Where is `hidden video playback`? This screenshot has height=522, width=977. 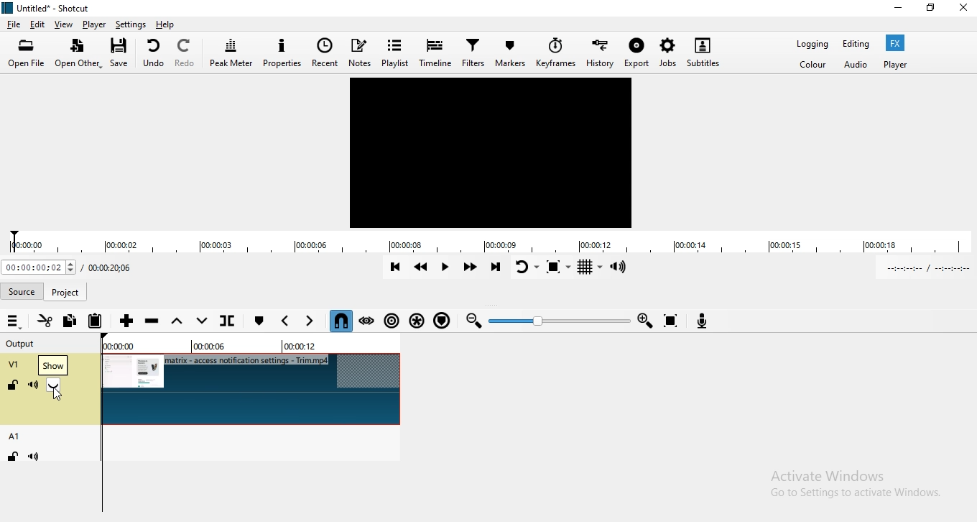 hidden video playback is located at coordinates (491, 154).